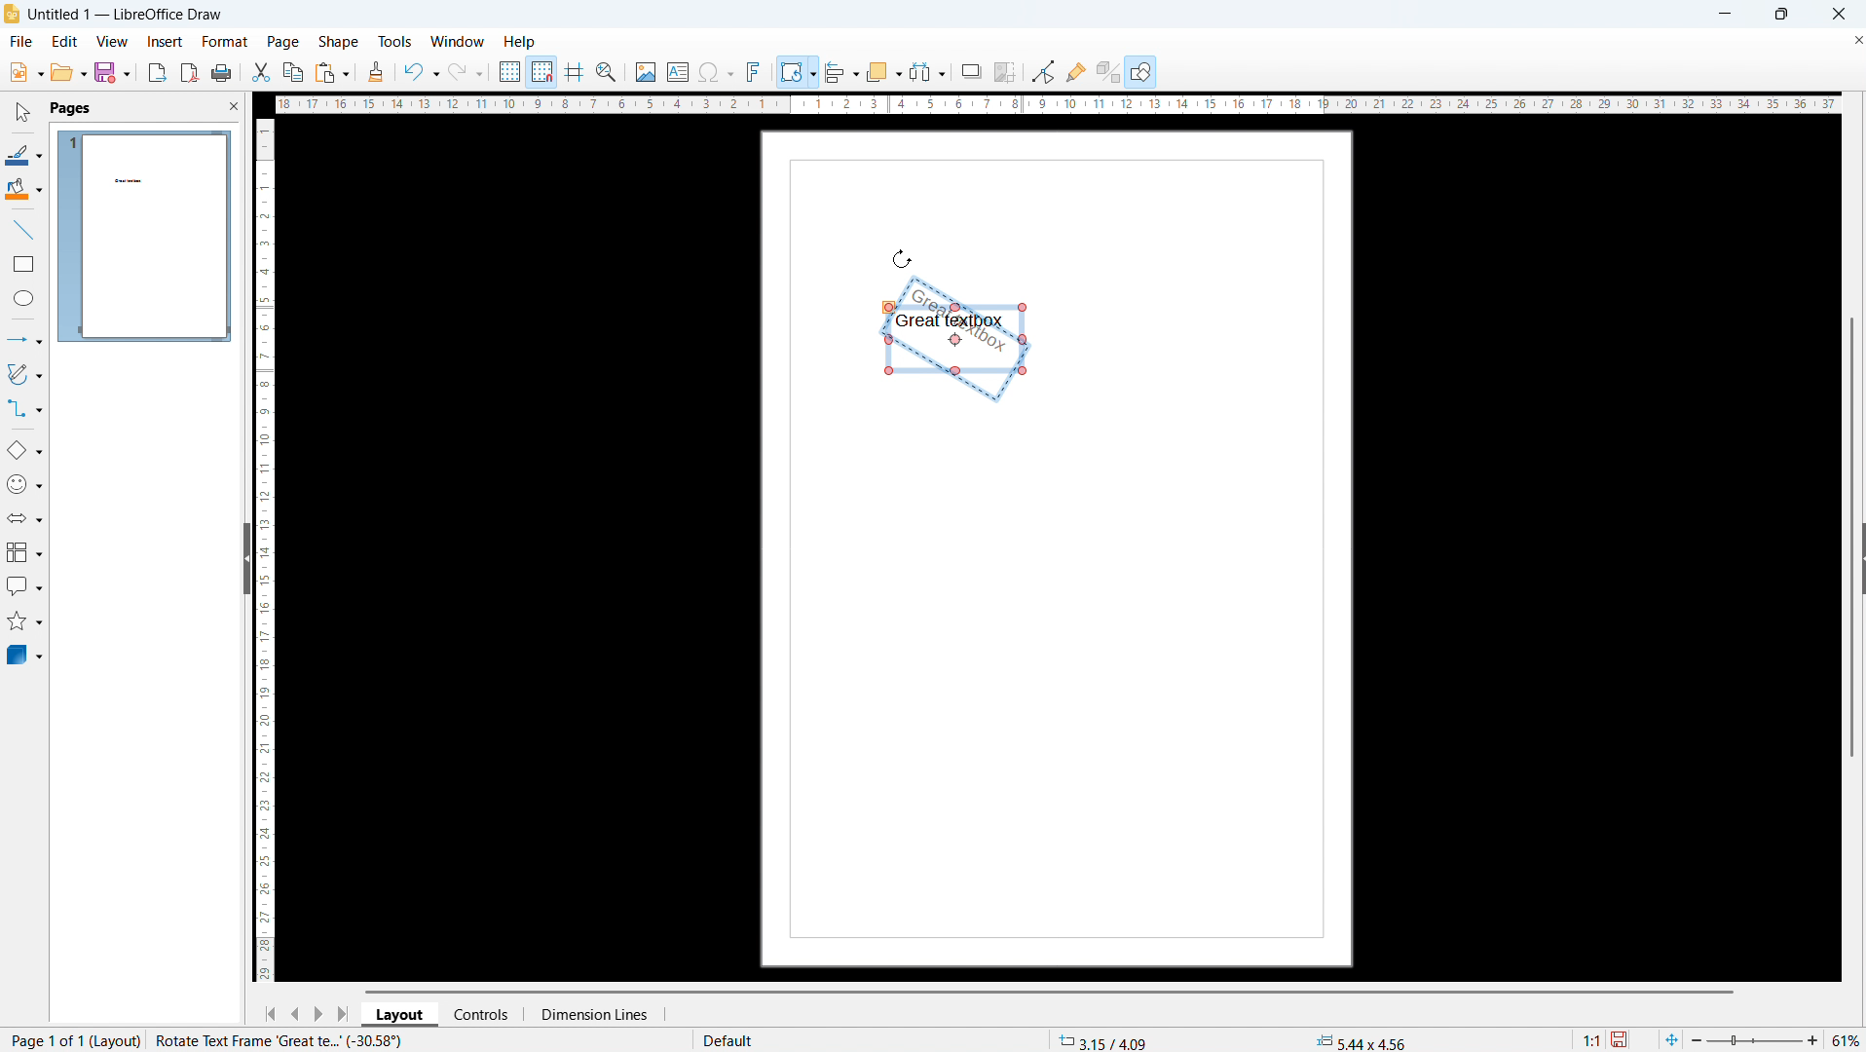  What do you see at coordinates (1621, 1038) in the screenshot?
I see `save ` at bounding box center [1621, 1038].